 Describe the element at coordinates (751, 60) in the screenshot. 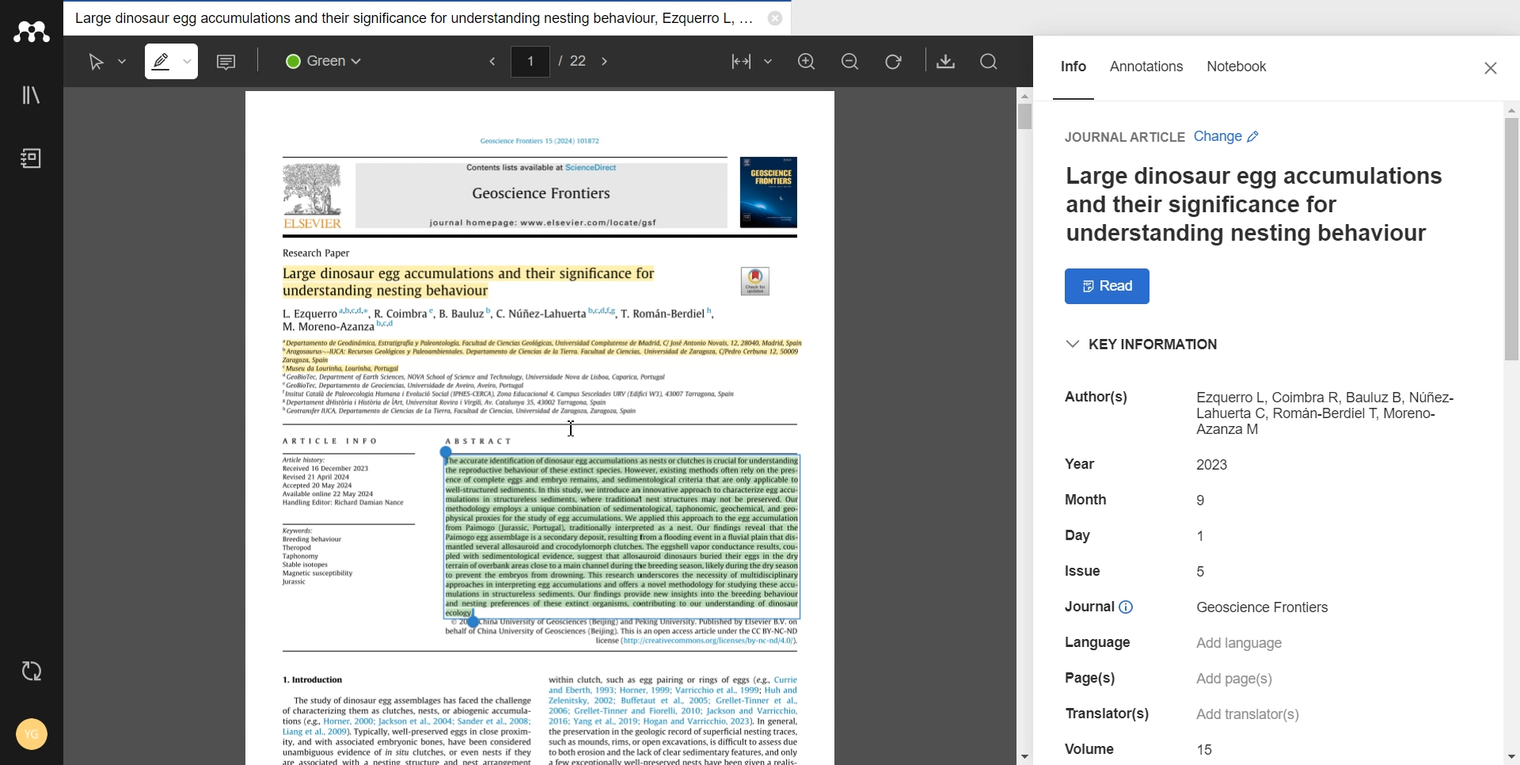

I see `Fit to width` at that location.